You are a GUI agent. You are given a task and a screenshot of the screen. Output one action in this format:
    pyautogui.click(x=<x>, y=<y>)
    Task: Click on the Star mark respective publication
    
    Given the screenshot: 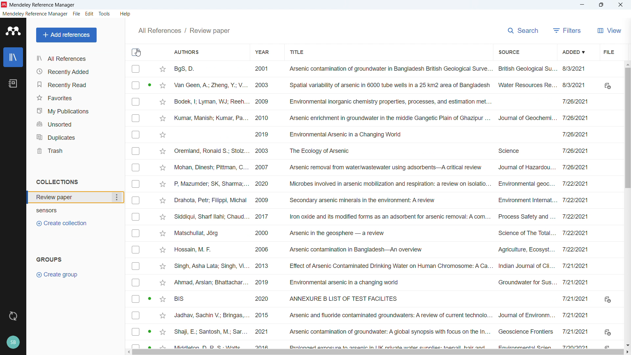 What is the action you would take?
    pyautogui.click(x=163, y=135)
    